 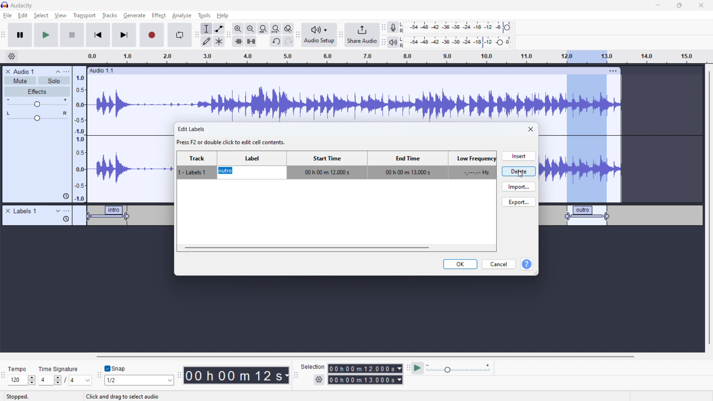 What do you see at coordinates (61, 15) in the screenshot?
I see `view` at bounding box center [61, 15].